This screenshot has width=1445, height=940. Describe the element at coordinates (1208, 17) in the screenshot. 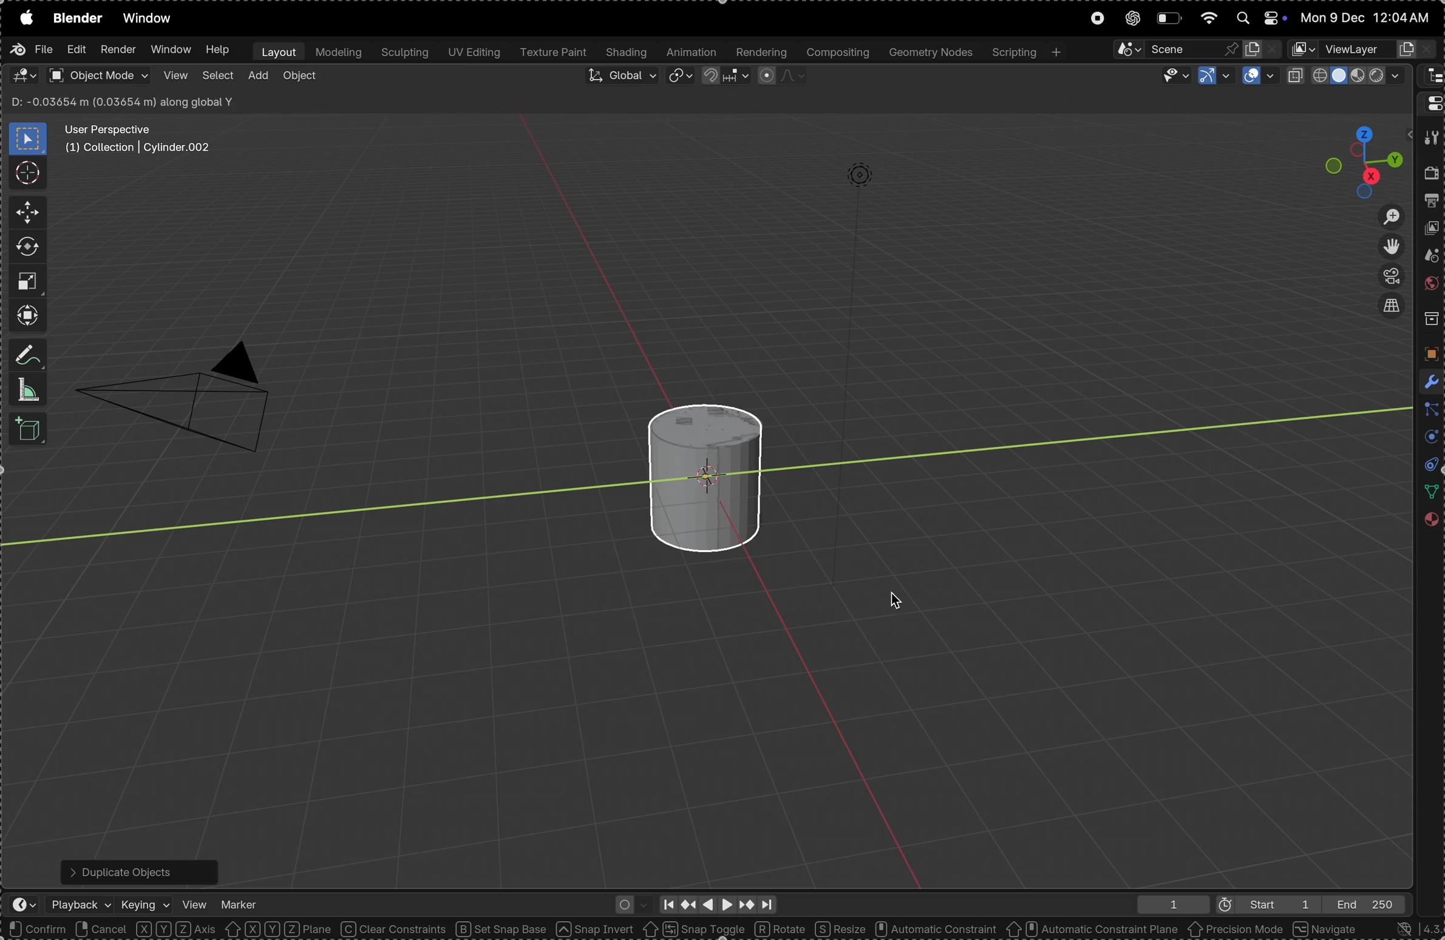

I see `wifi` at that location.